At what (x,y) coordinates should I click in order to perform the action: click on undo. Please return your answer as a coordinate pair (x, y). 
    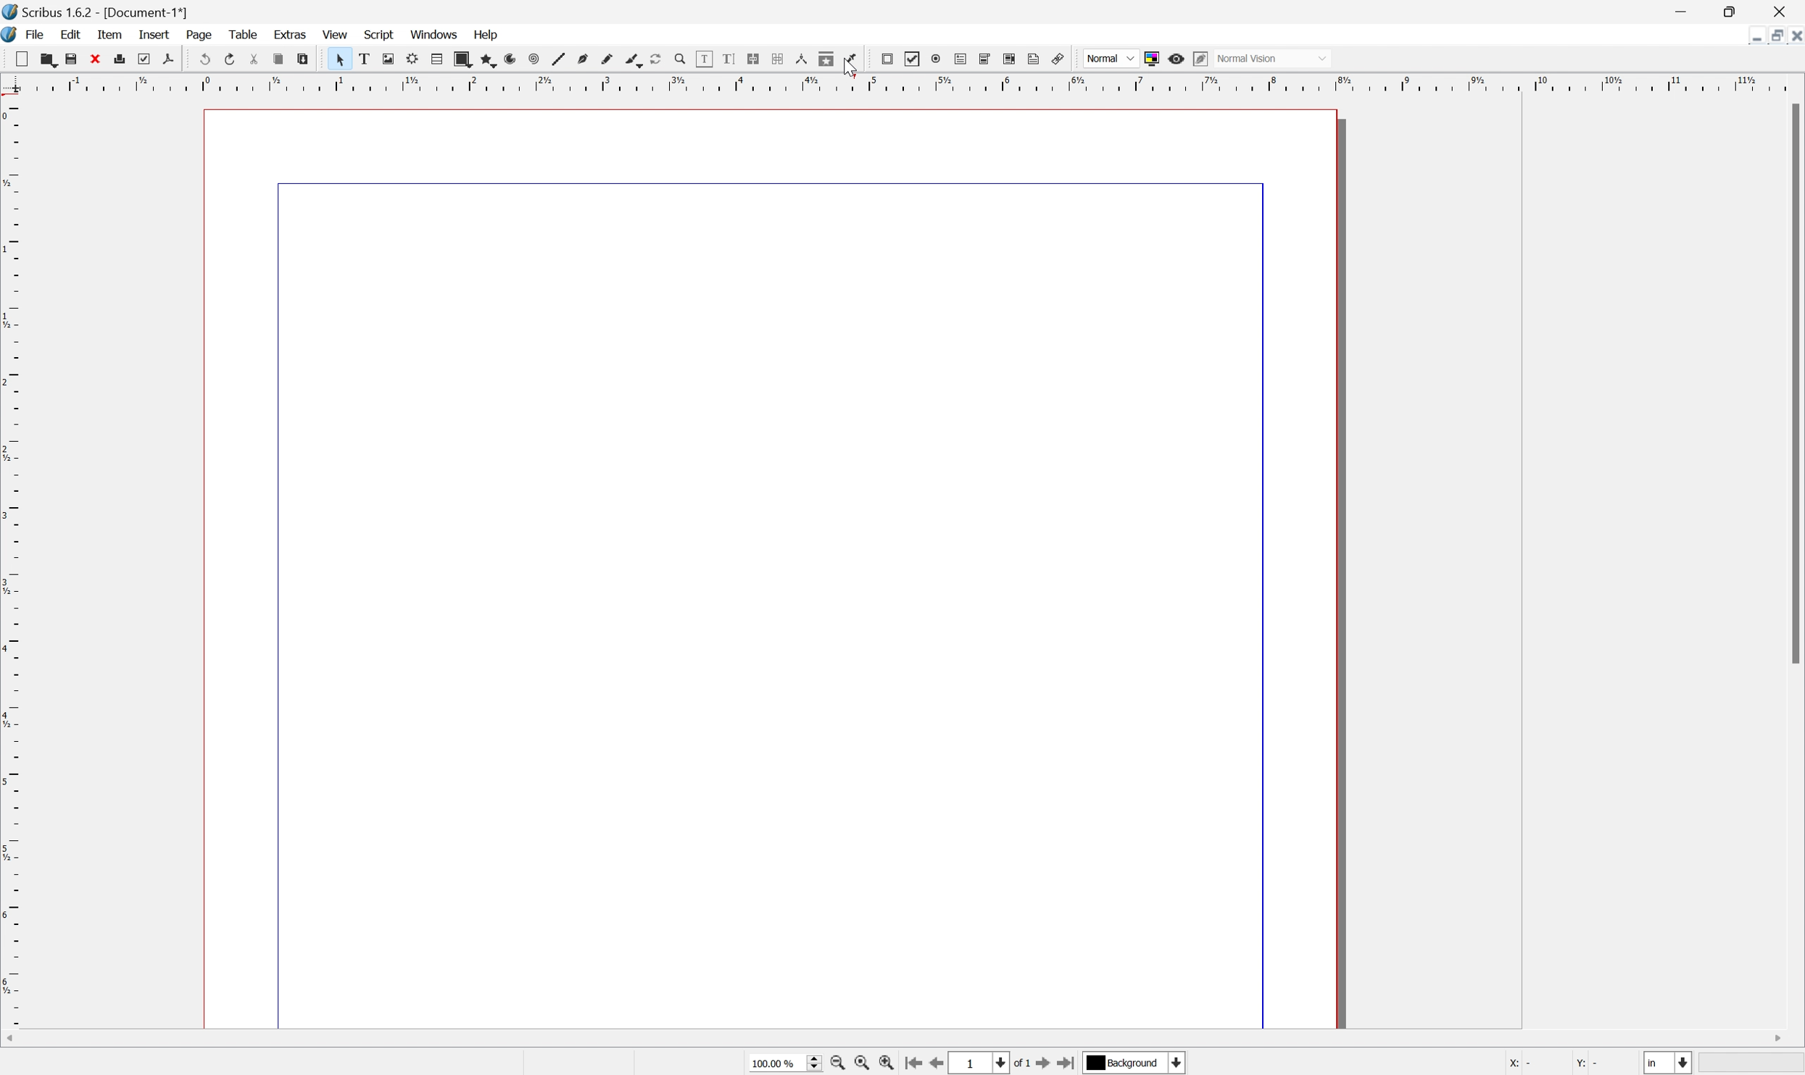
    Looking at the image, I should click on (202, 59).